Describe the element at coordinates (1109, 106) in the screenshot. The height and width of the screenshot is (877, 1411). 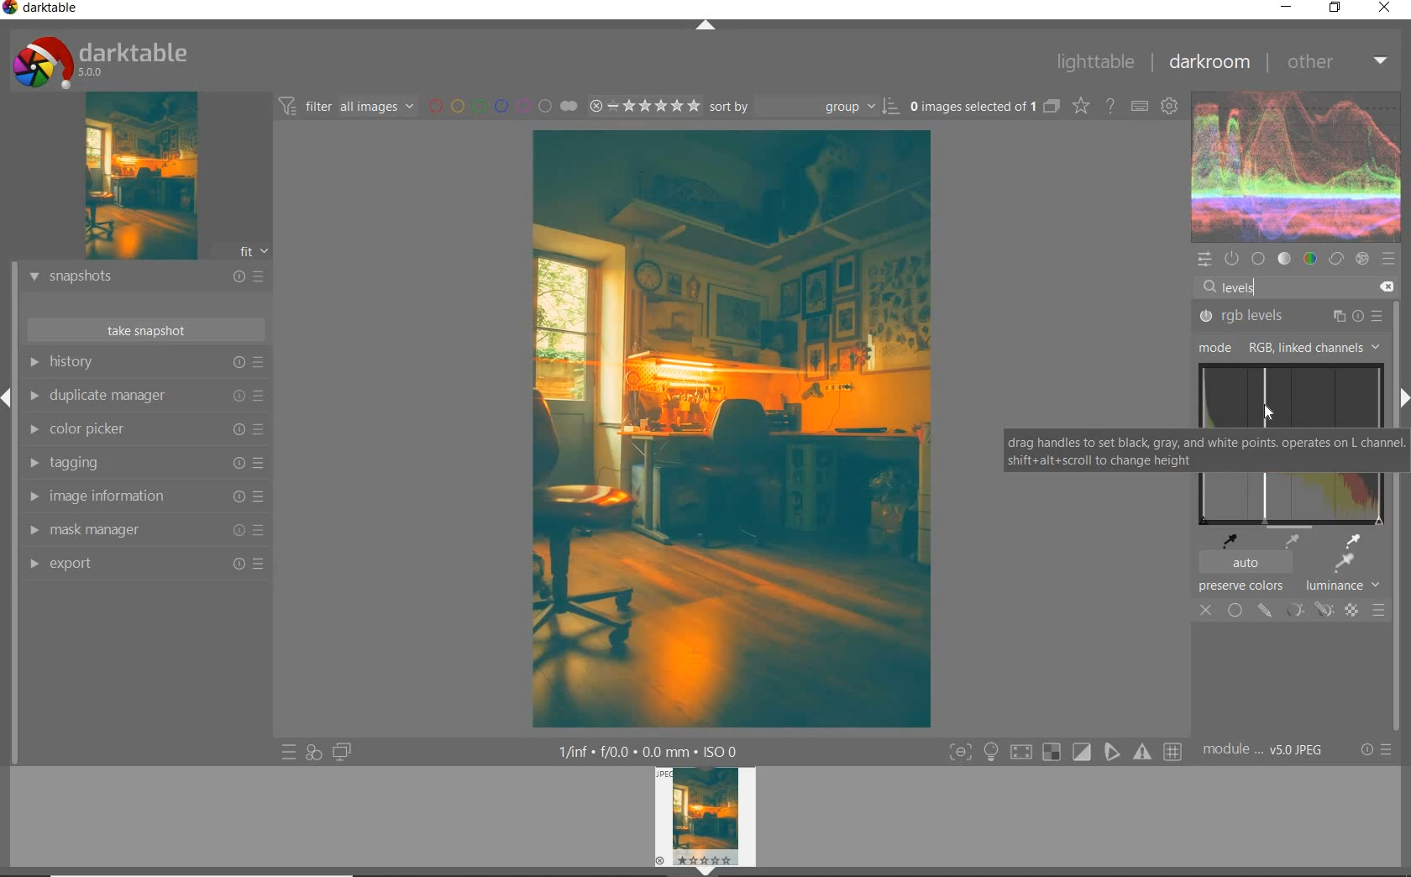
I see `enable online help` at that location.